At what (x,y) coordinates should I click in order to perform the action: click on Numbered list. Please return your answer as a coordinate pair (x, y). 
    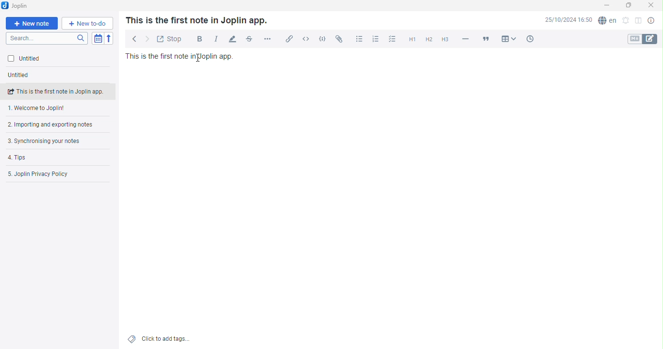
    Looking at the image, I should click on (374, 39).